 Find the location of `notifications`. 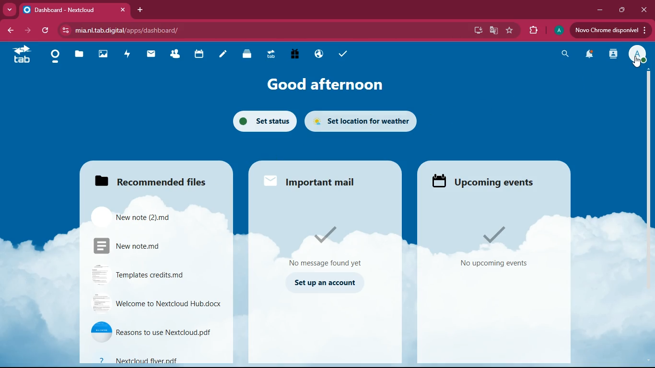

notifications is located at coordinates (587, 55).